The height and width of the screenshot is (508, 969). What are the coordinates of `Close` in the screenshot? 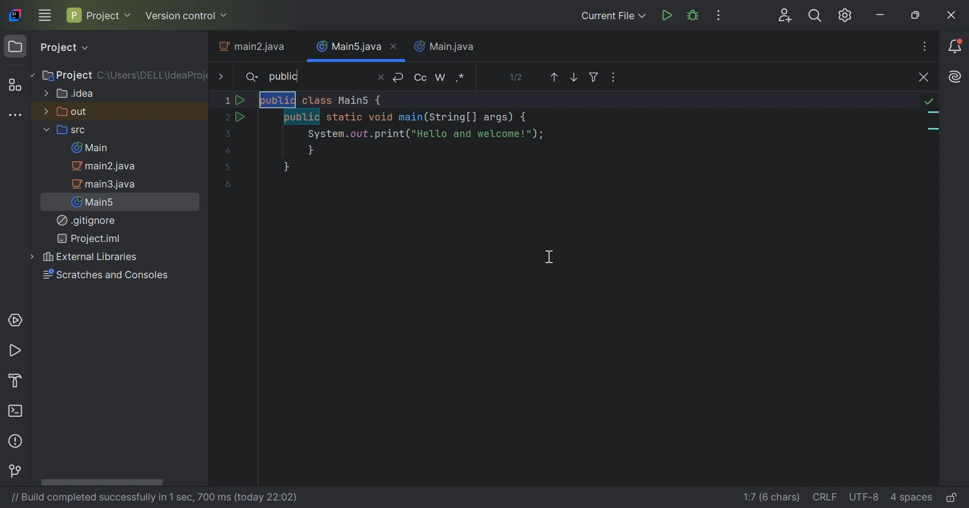 It's located at (381, 77).